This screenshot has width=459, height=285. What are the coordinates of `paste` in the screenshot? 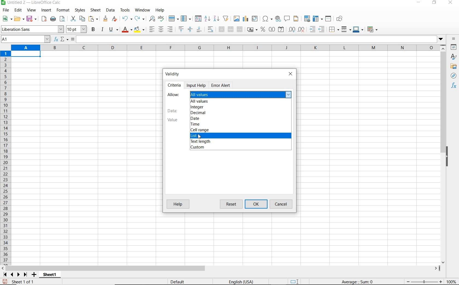 It's located at (94, 19).